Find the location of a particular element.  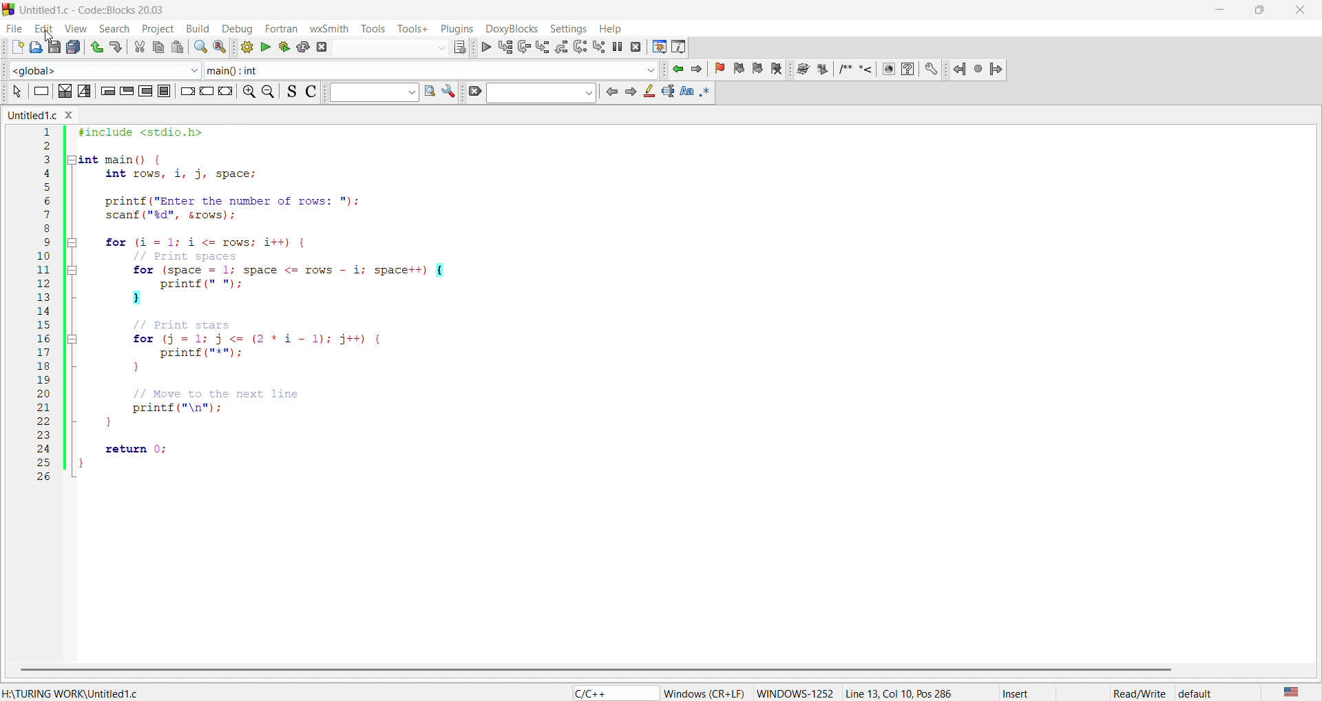

input is located at coordinates (541, 93).